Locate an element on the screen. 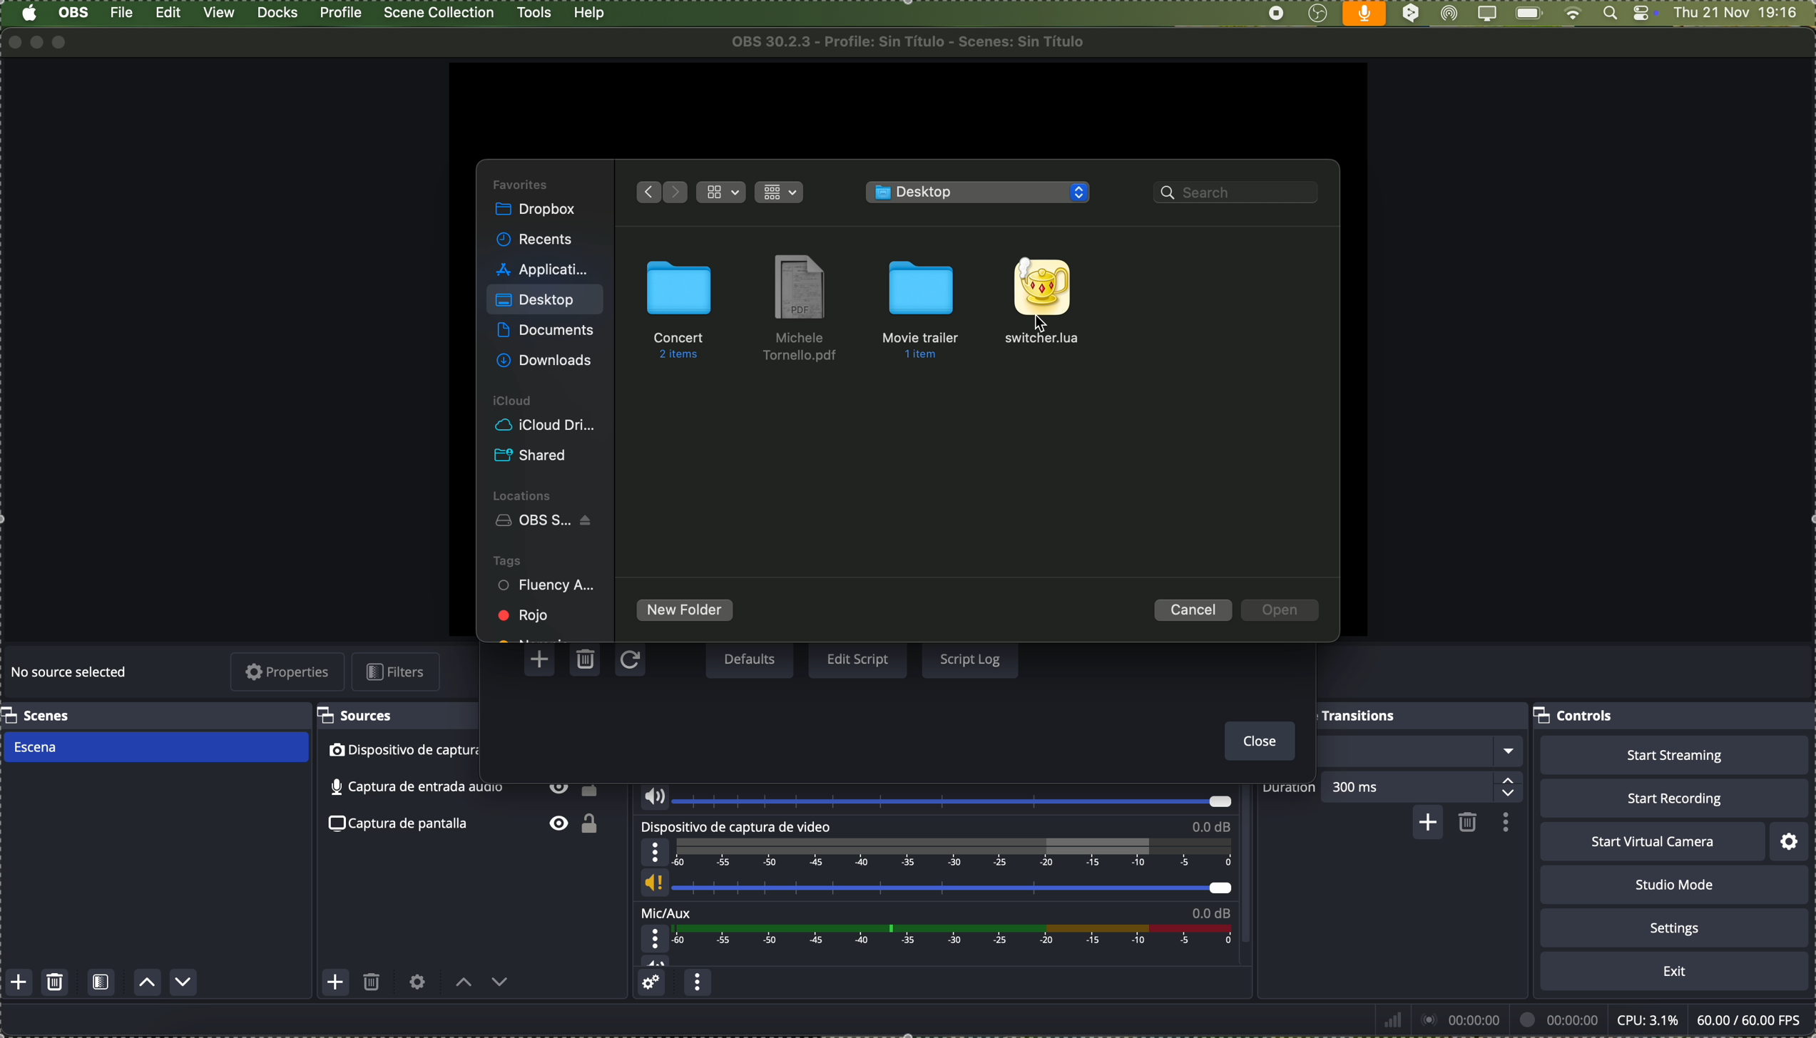 This screenshot has height=1038, width=1816. exit is located at coordinates (1675, 972).